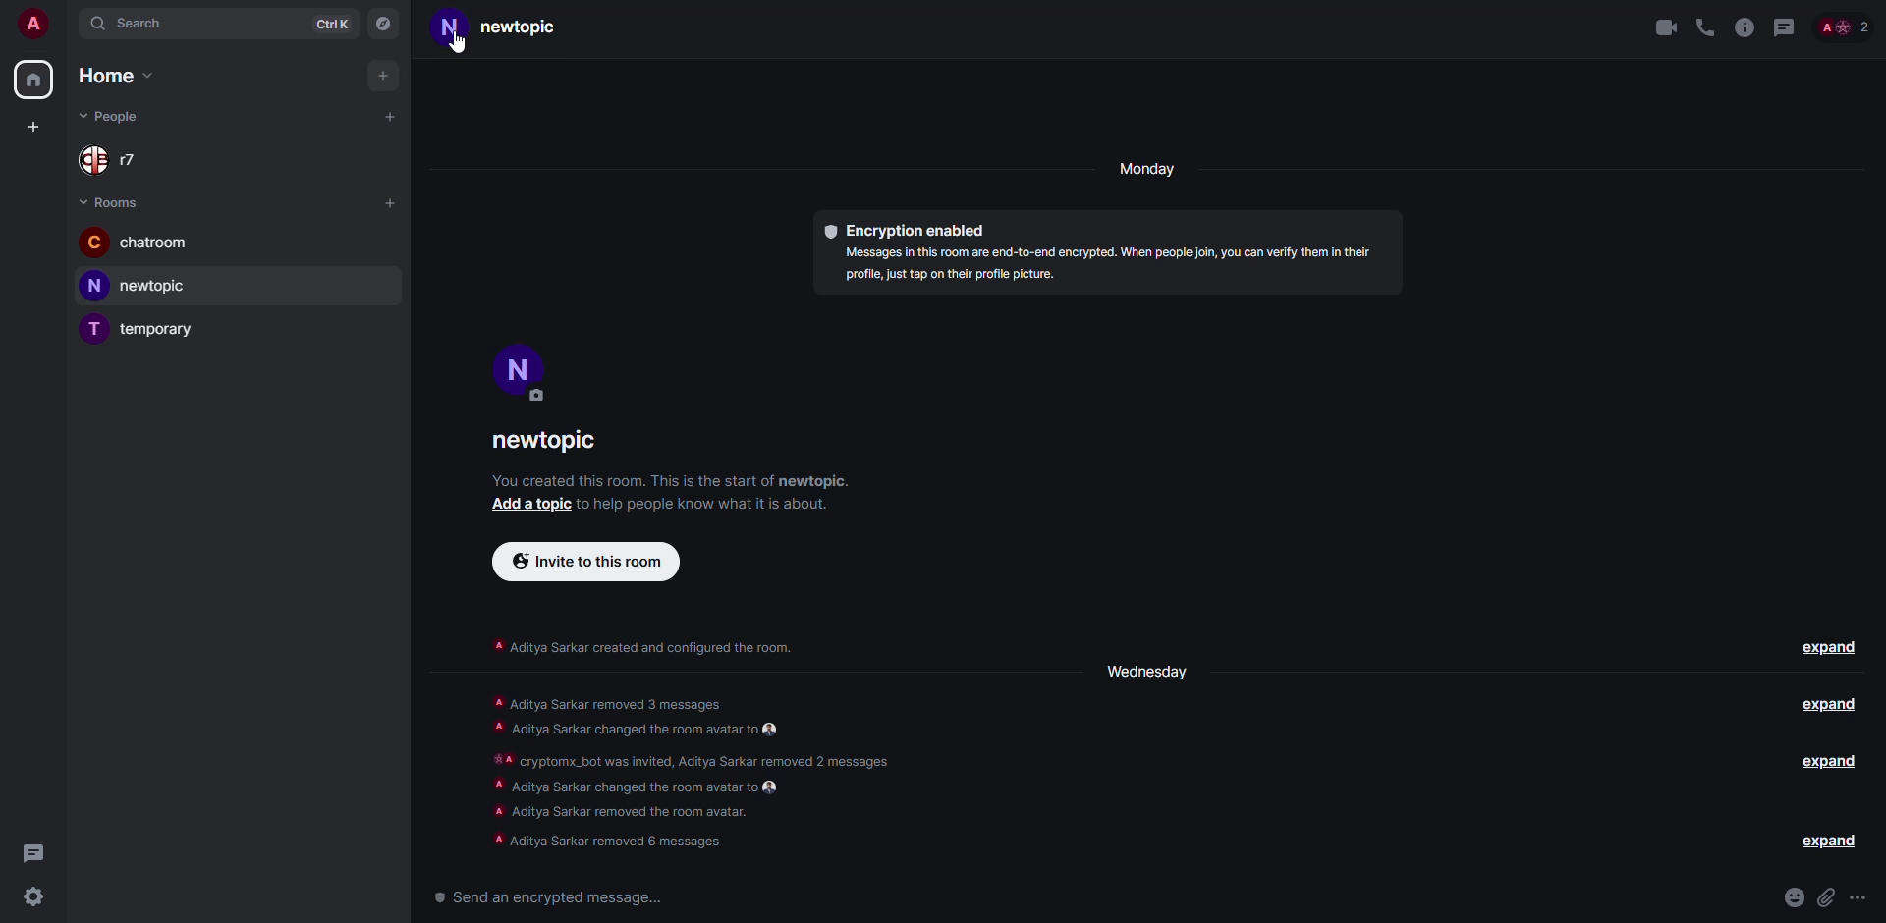  What do you see at coordinates (142, 244) in the screenshot?
I see `chatroom` at bounding box center [142, 244].